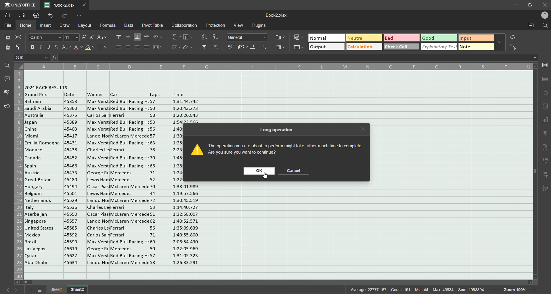 The width and height of the screenshot is (551, 294). What do you see at coordinates (544, 25) in the screenshot?
I see `find` at bounding box center [544, 25].